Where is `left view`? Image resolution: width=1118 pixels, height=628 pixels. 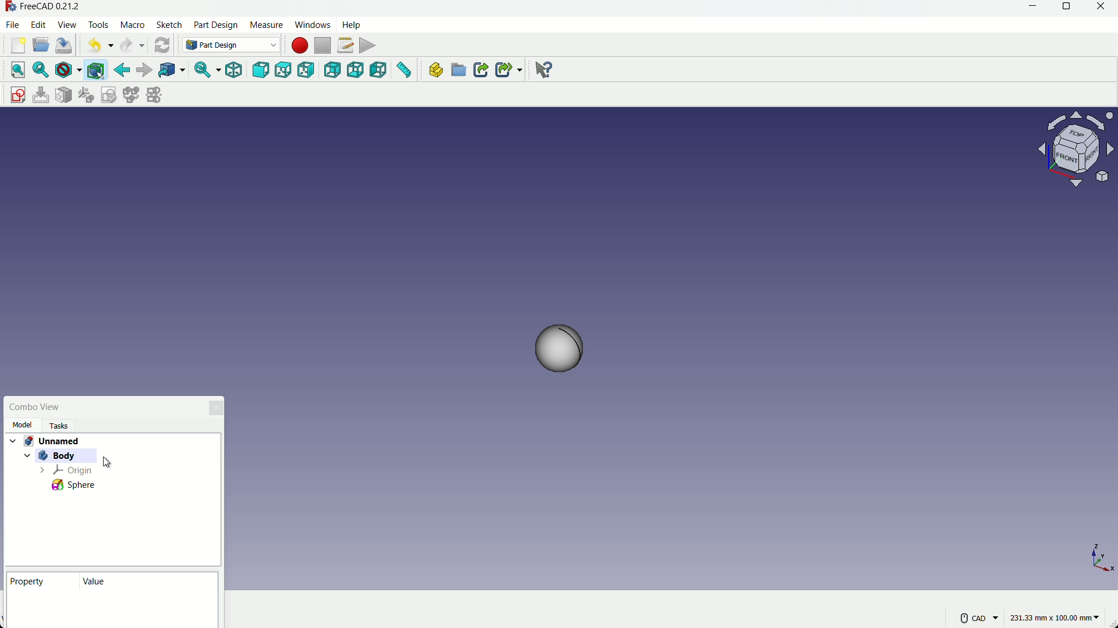 left view is located at coordinates (378, 70).